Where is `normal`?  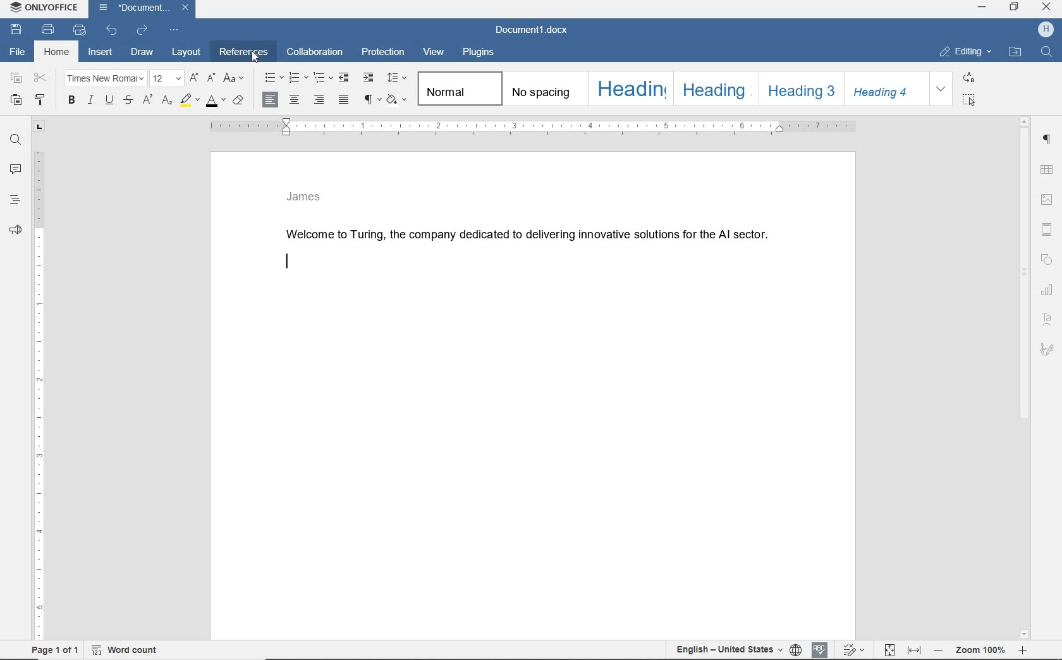
normal is located at coordinates (460, 90).